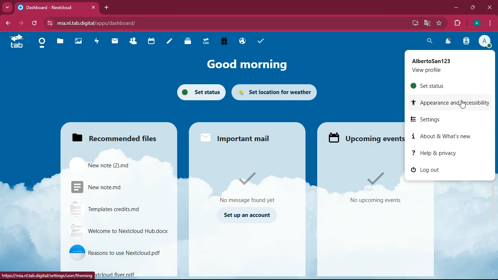  What do you see at coordinates (429, 23) in the screenshot?
I see `google translate` at bounding box center [429, 23].